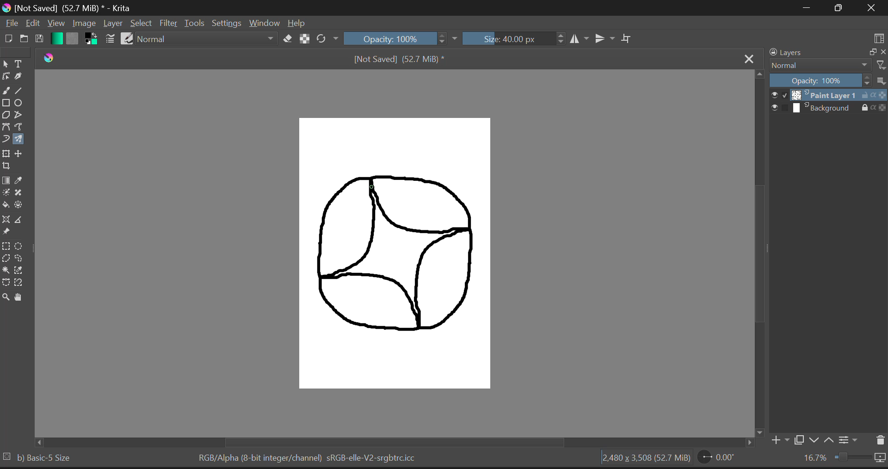 The width and height of the screenshot is (888, 469). Describe the element at coordinates (387, 443) in the screenshot. I see `Scroll Bar` at that location.